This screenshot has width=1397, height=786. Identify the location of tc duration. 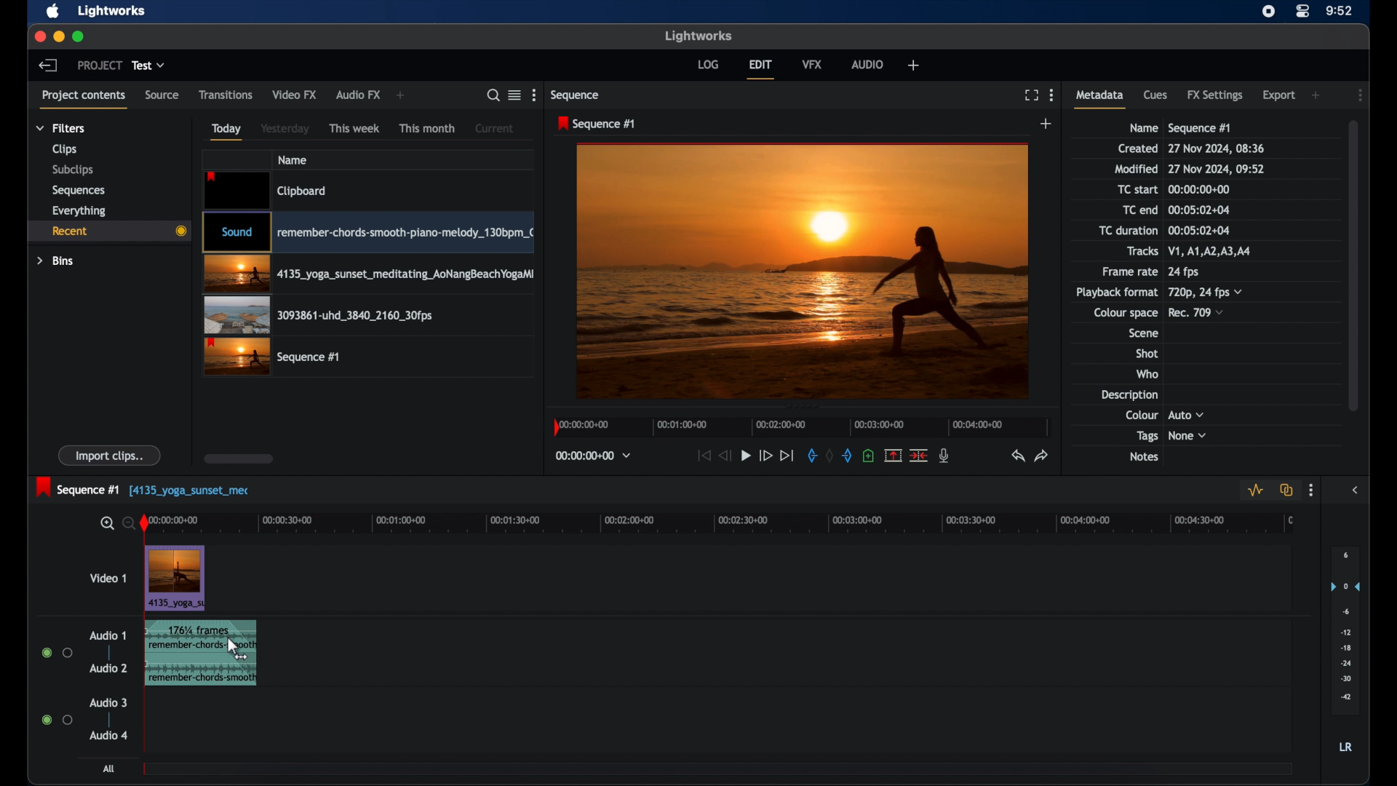
(1198, 230).